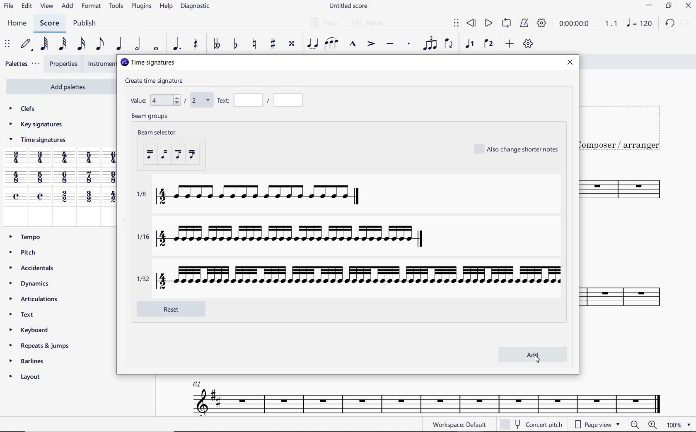  Describe the element at coordinates (272, 45) in the screenshot. I see `TOGGLE SHARP` at that location.